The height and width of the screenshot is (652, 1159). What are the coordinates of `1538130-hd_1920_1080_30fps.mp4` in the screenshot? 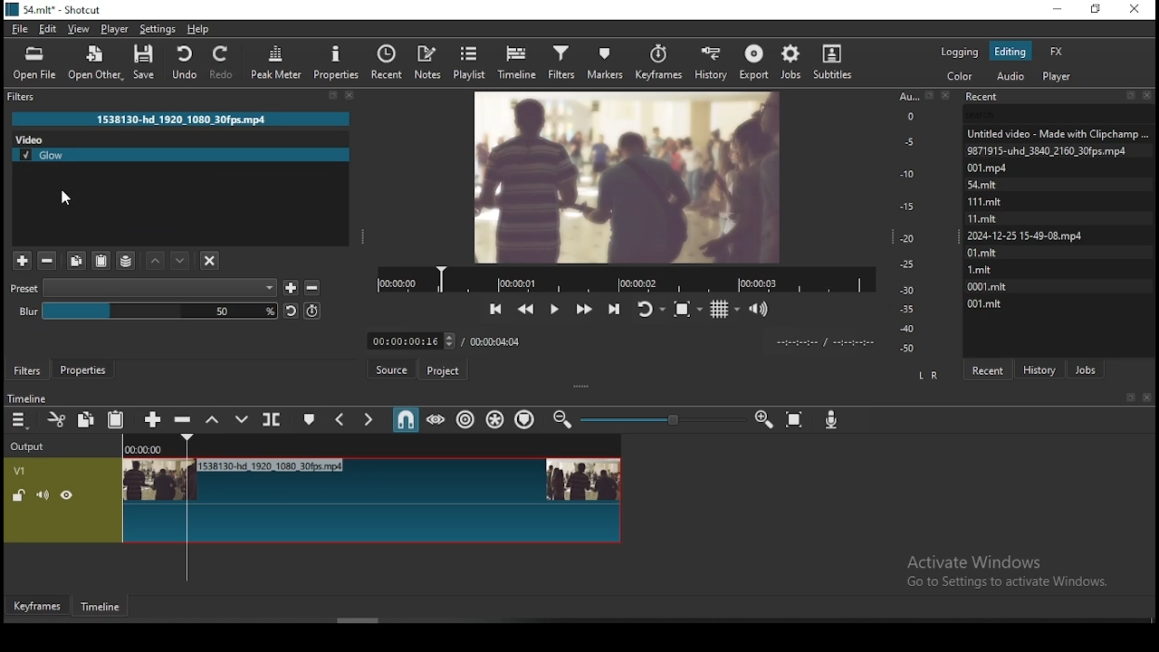 It's located at (182, 119).